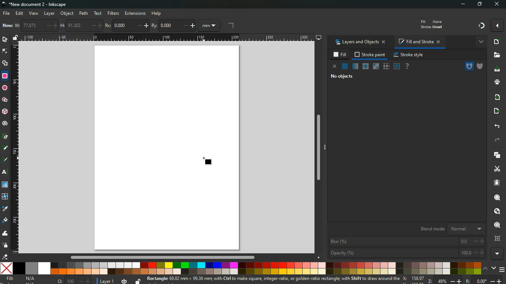 The height and width of the screenshot is (284, 506). What do you see at coordinates (4, 233) in the screenshot?
I see `wave` at bounding box center [4, 233].